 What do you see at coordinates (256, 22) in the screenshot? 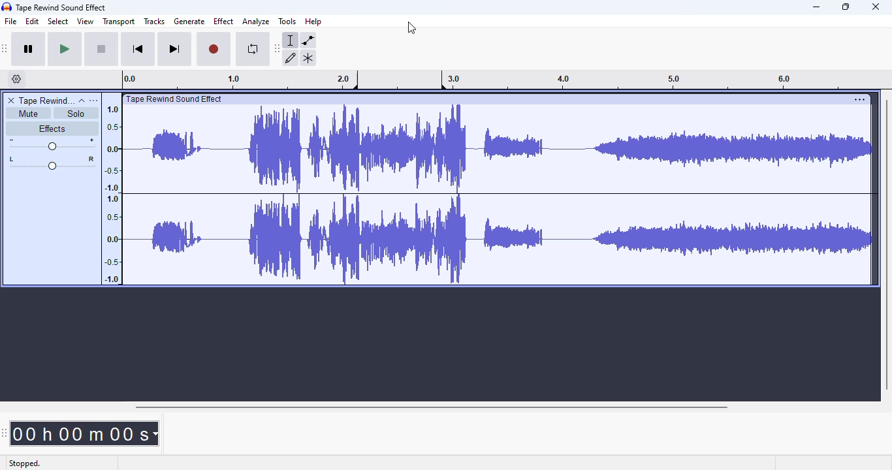
I see `analyze ` at bounding box center [256, 22].